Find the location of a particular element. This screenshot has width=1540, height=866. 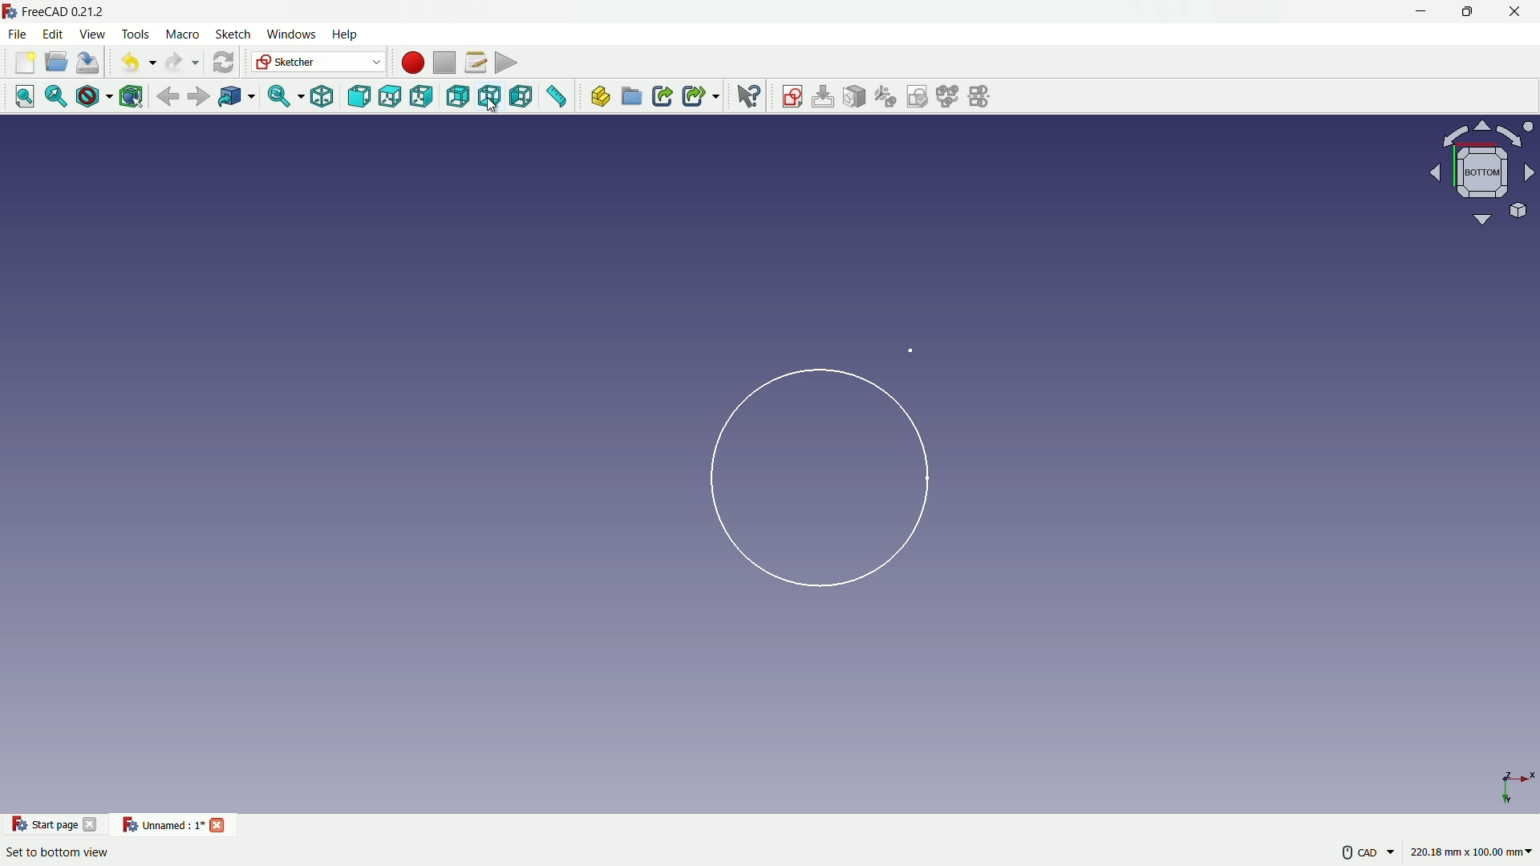

start macro is located at coordinates (409, 62).